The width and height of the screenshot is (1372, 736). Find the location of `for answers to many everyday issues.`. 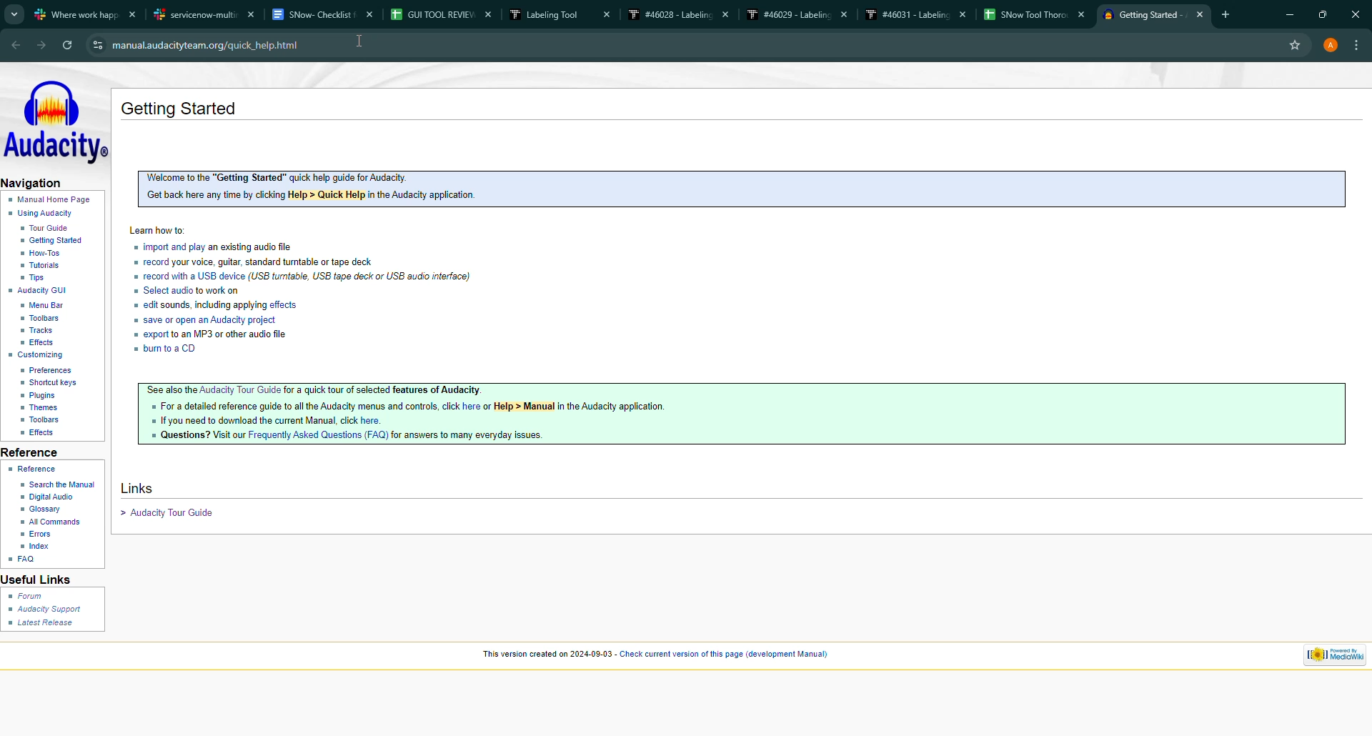

for answers to many everyday issues. is located at coordinates (469, 434).